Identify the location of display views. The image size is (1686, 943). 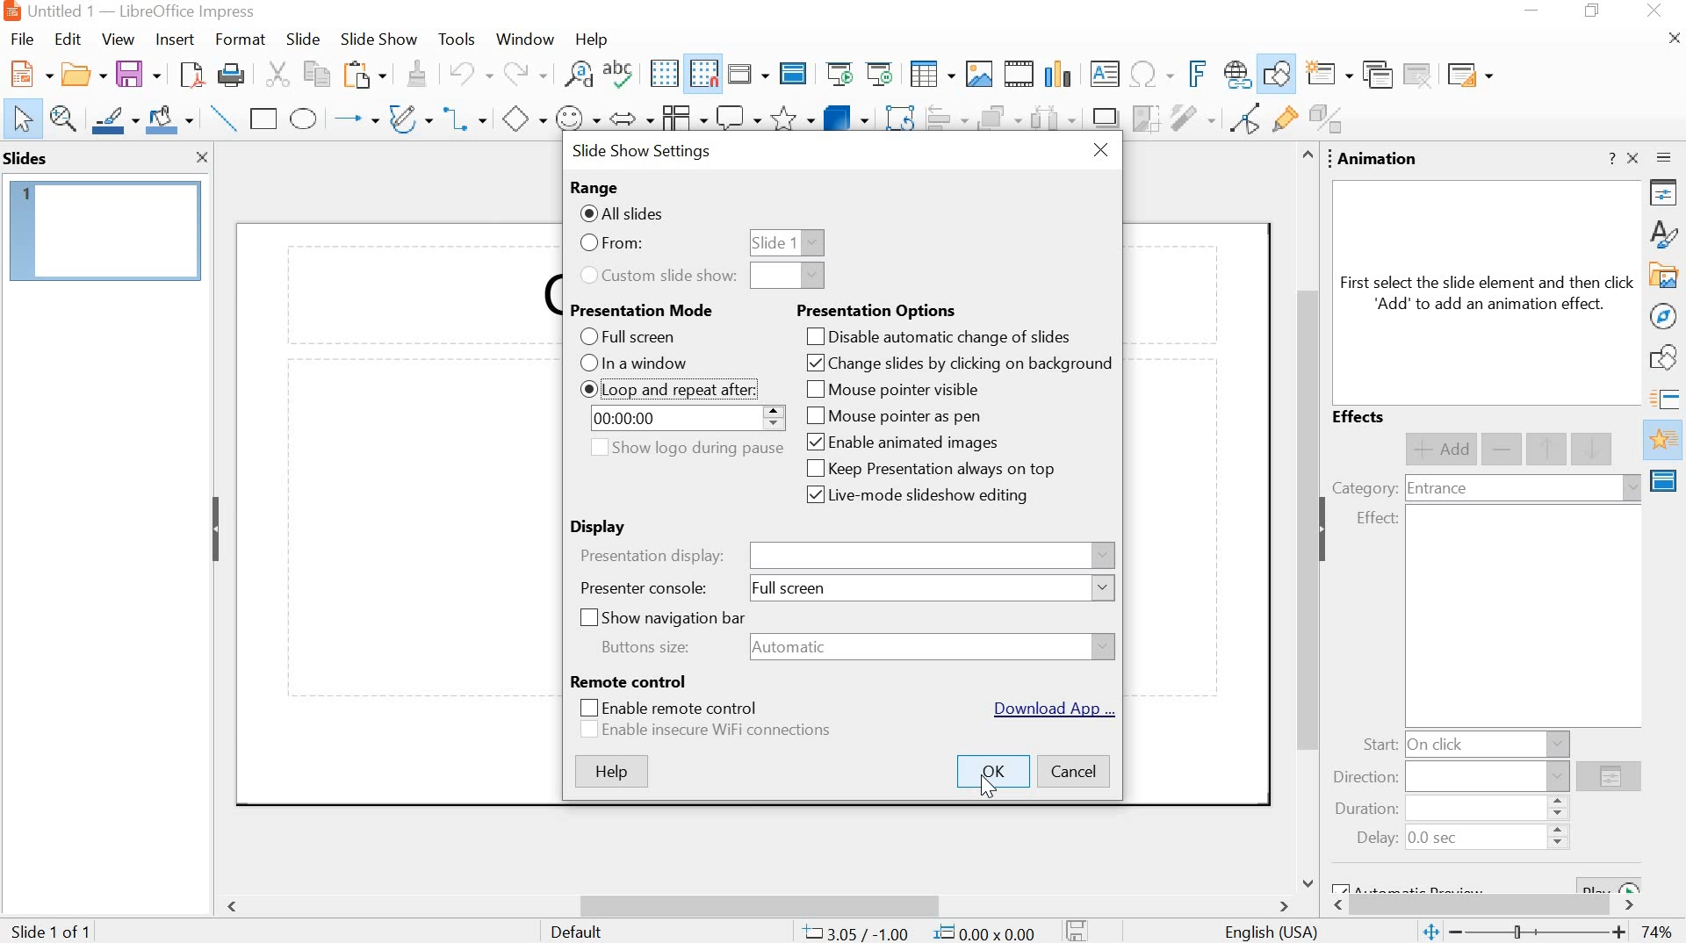
(747, 74).